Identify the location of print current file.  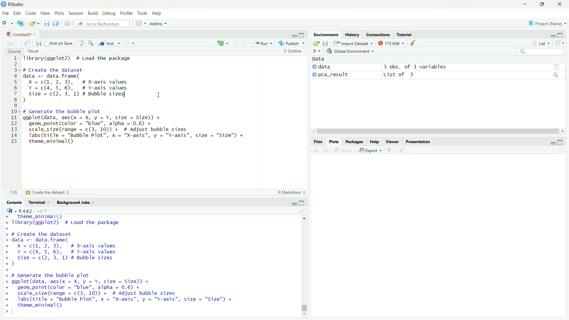
(68, 23).